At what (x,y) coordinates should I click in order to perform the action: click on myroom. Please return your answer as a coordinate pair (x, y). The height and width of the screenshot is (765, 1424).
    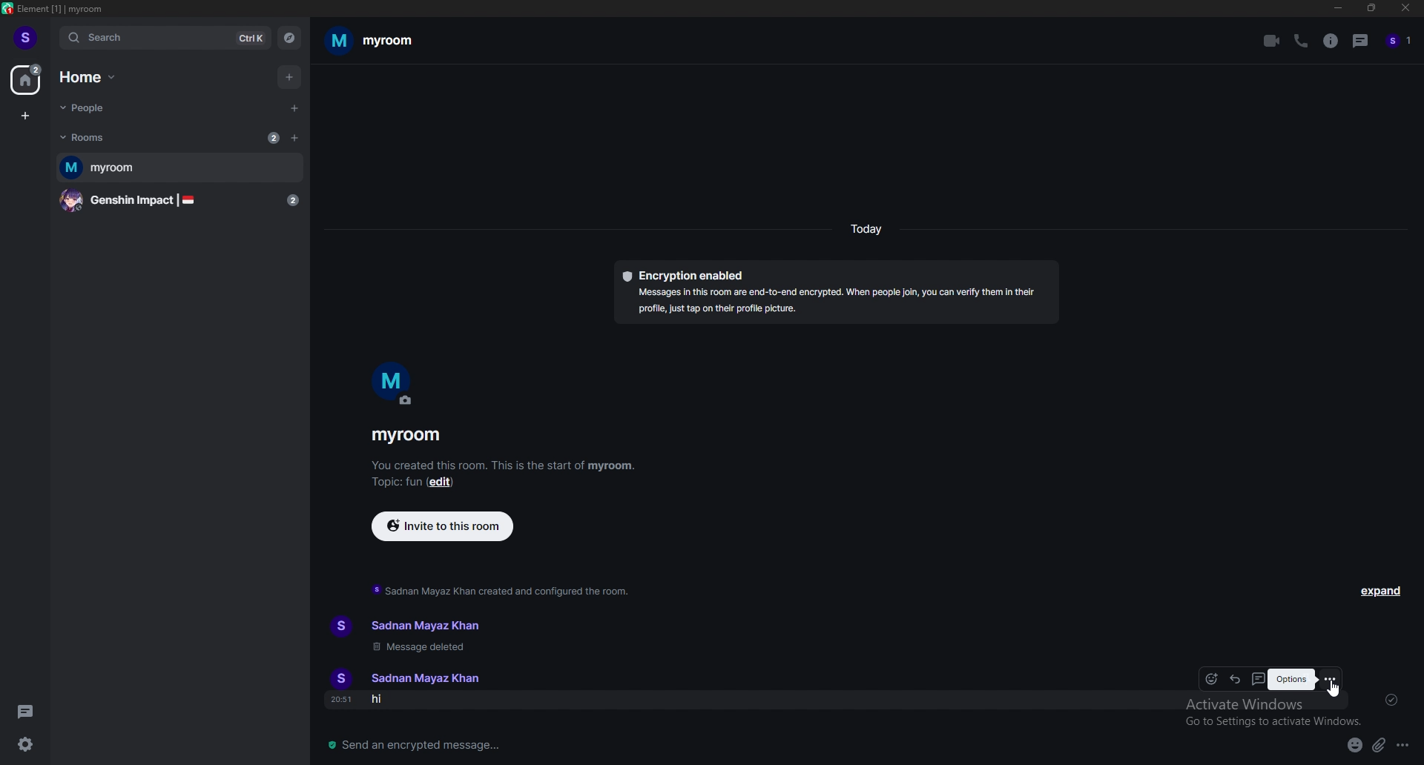
    Looking at the image, I should click on (372, 40).